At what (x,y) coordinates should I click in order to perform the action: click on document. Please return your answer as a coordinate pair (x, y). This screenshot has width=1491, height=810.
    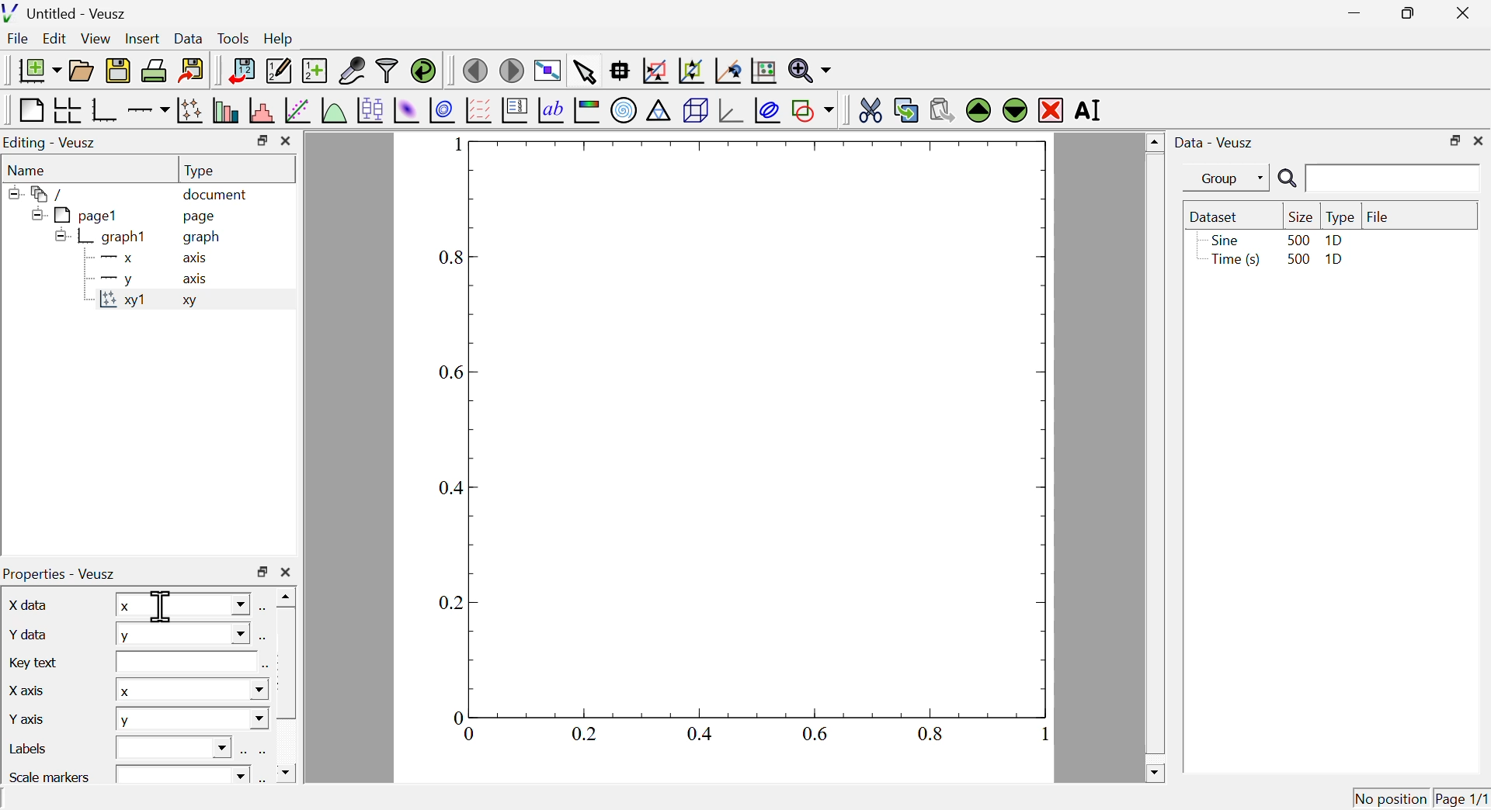
    Looking at the image, I should click on (217, 196).